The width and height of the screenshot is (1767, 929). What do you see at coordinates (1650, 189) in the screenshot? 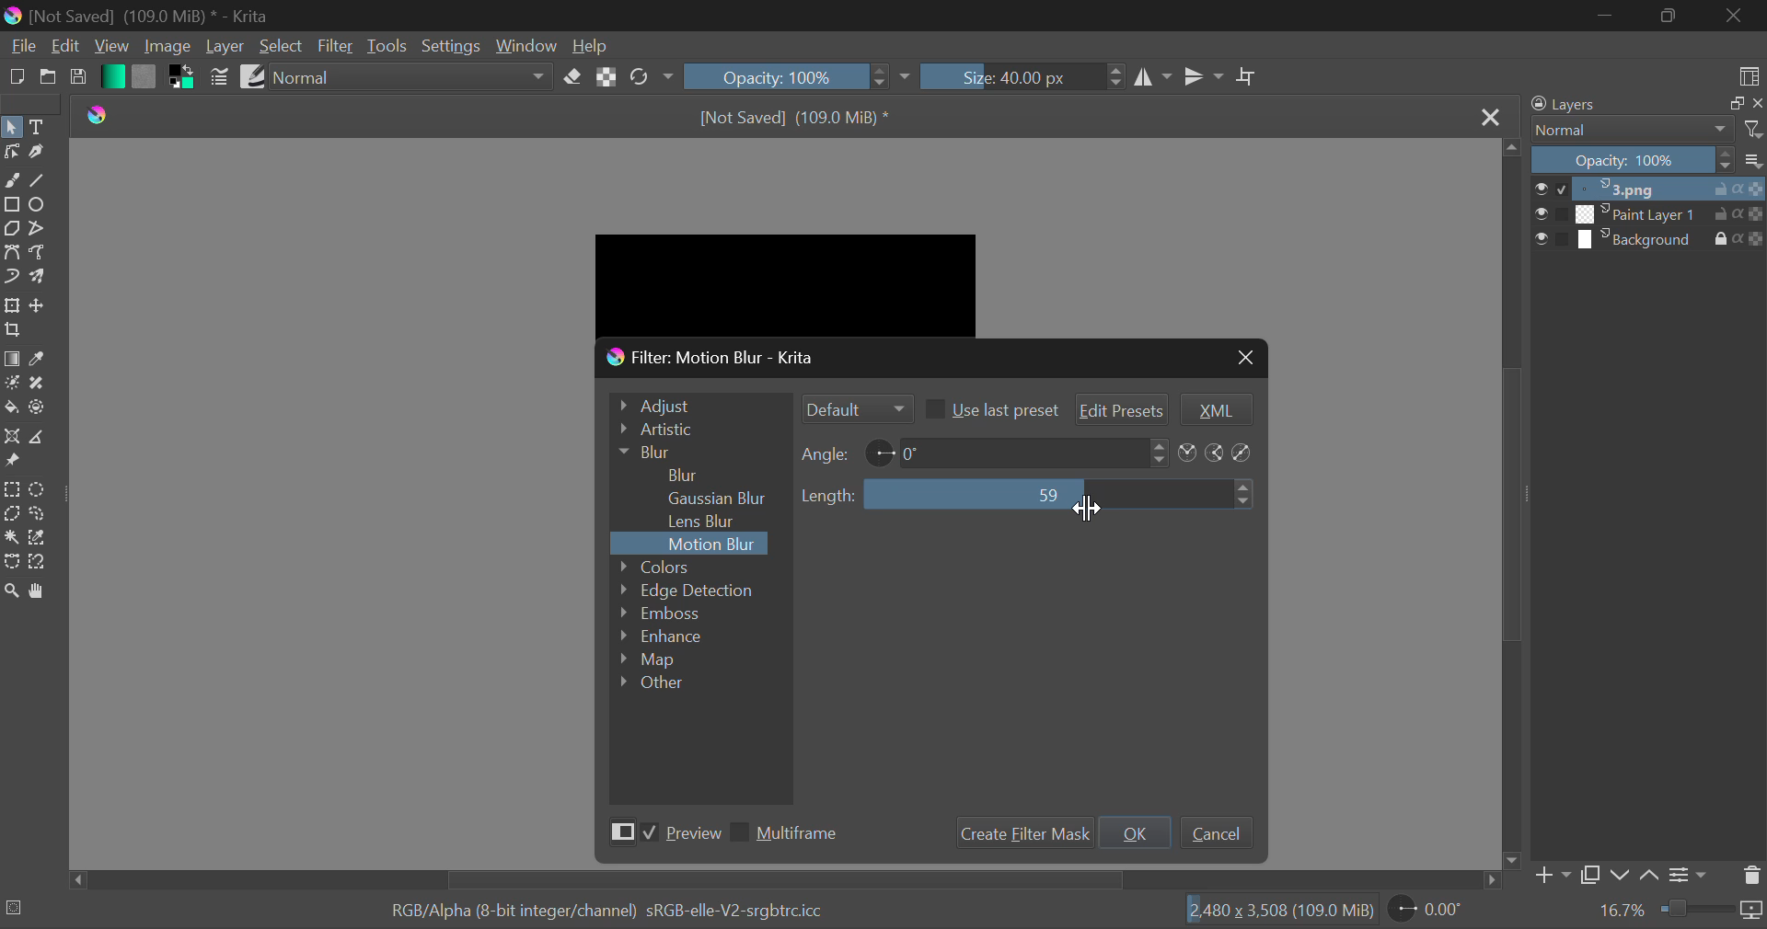
I see `3.png` at bounding box center [1650, 189].